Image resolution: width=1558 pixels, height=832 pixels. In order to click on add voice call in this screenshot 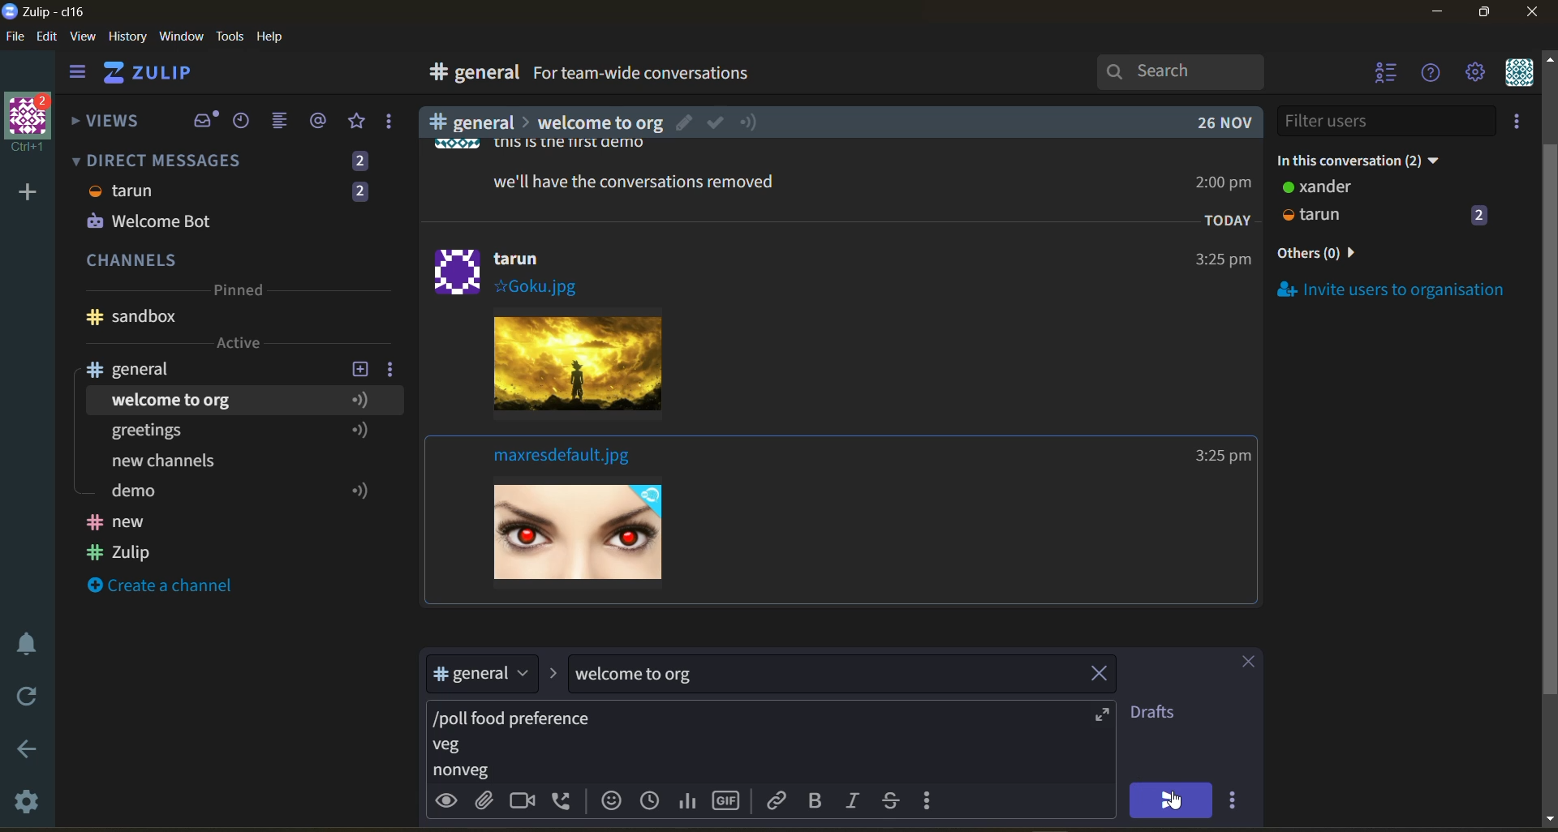, I will do `click(563, 800)`.